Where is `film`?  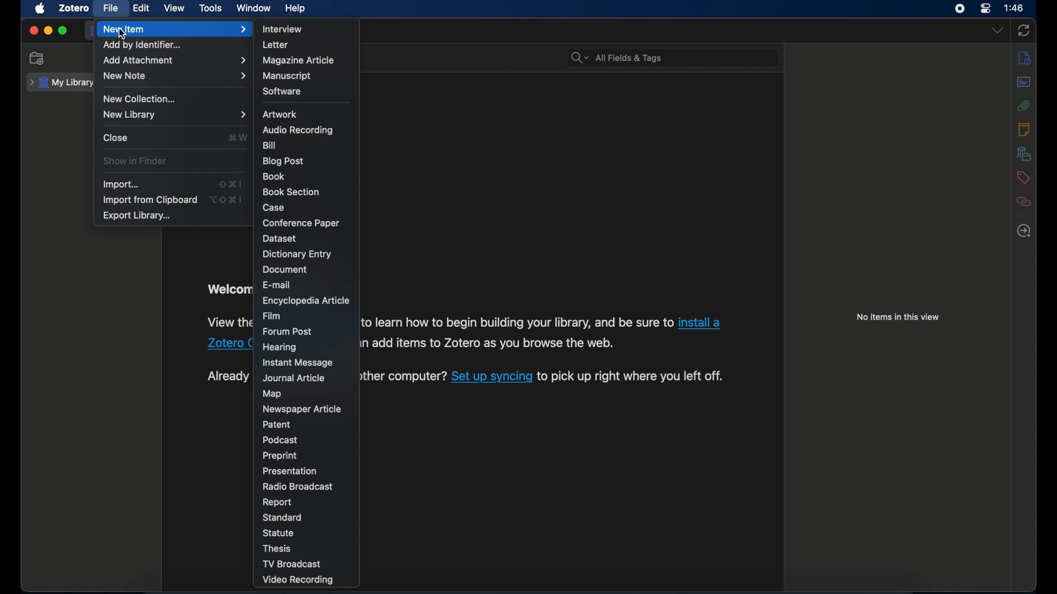 film is located at coordinates (272, 316).